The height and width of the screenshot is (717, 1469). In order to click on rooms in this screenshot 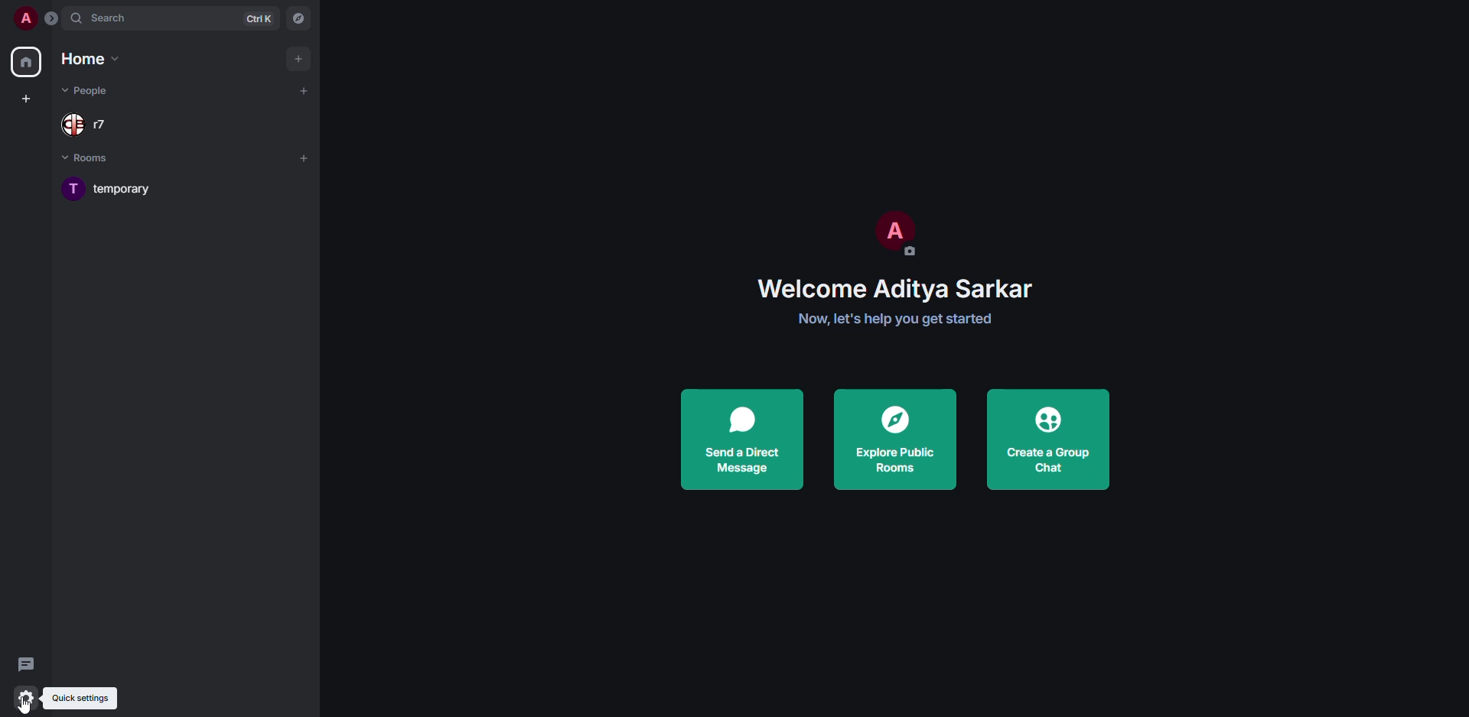, I will do `click(95, 159)`.